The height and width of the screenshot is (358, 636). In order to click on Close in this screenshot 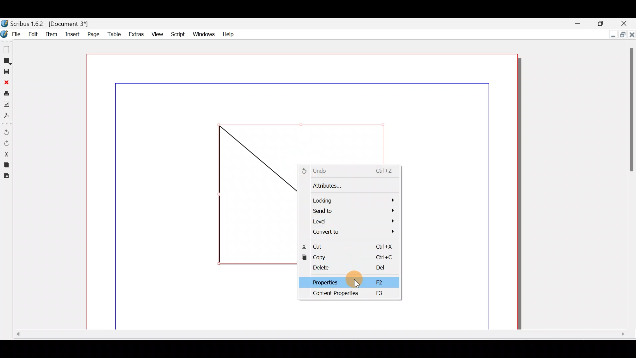, I will do `click(627, 24)`.